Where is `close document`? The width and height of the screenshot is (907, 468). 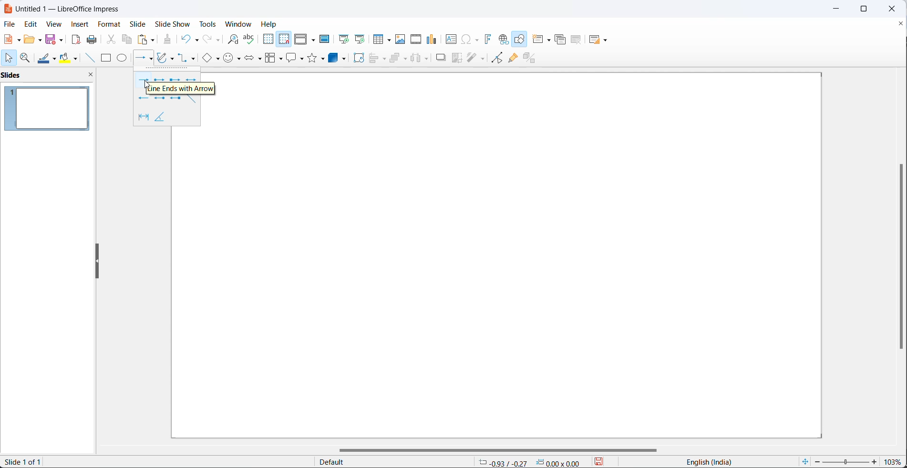
close document is located at coordinates (901, 23).